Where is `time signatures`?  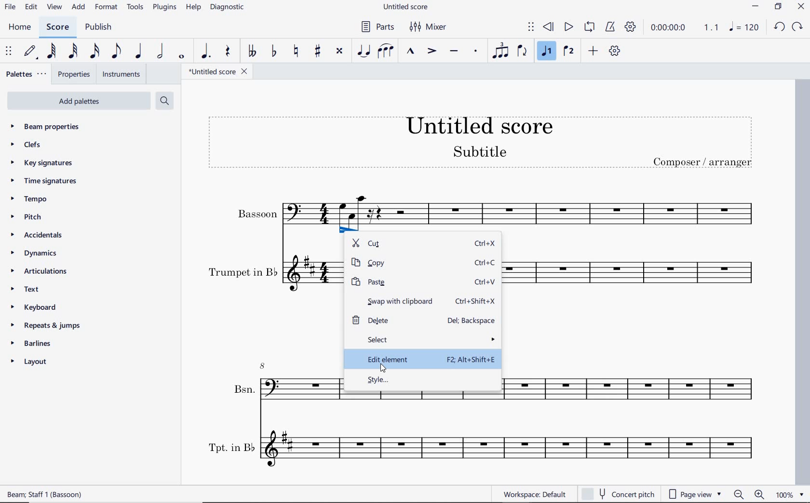 time signatures is located at coordinates (42, 182).